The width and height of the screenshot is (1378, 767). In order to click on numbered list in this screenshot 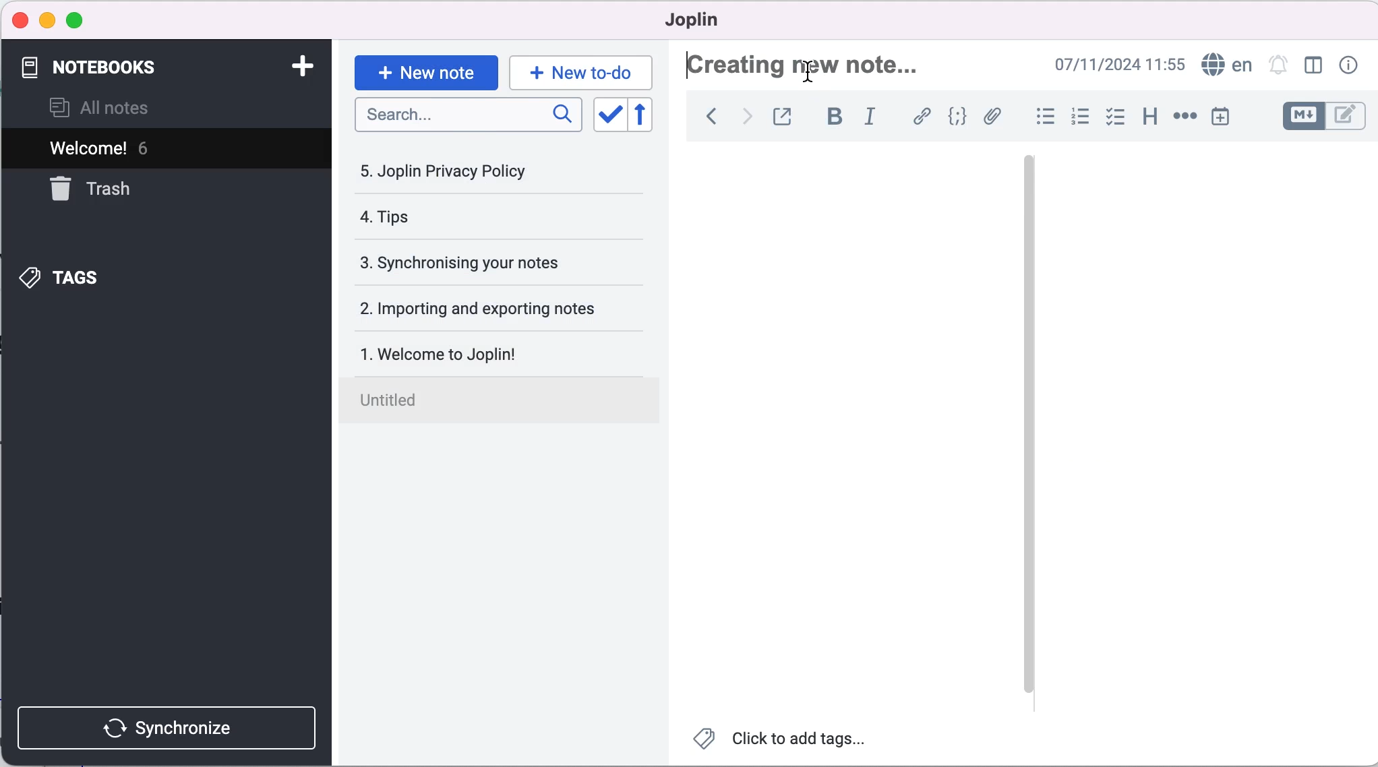, I will do `click(1077, 117)`.